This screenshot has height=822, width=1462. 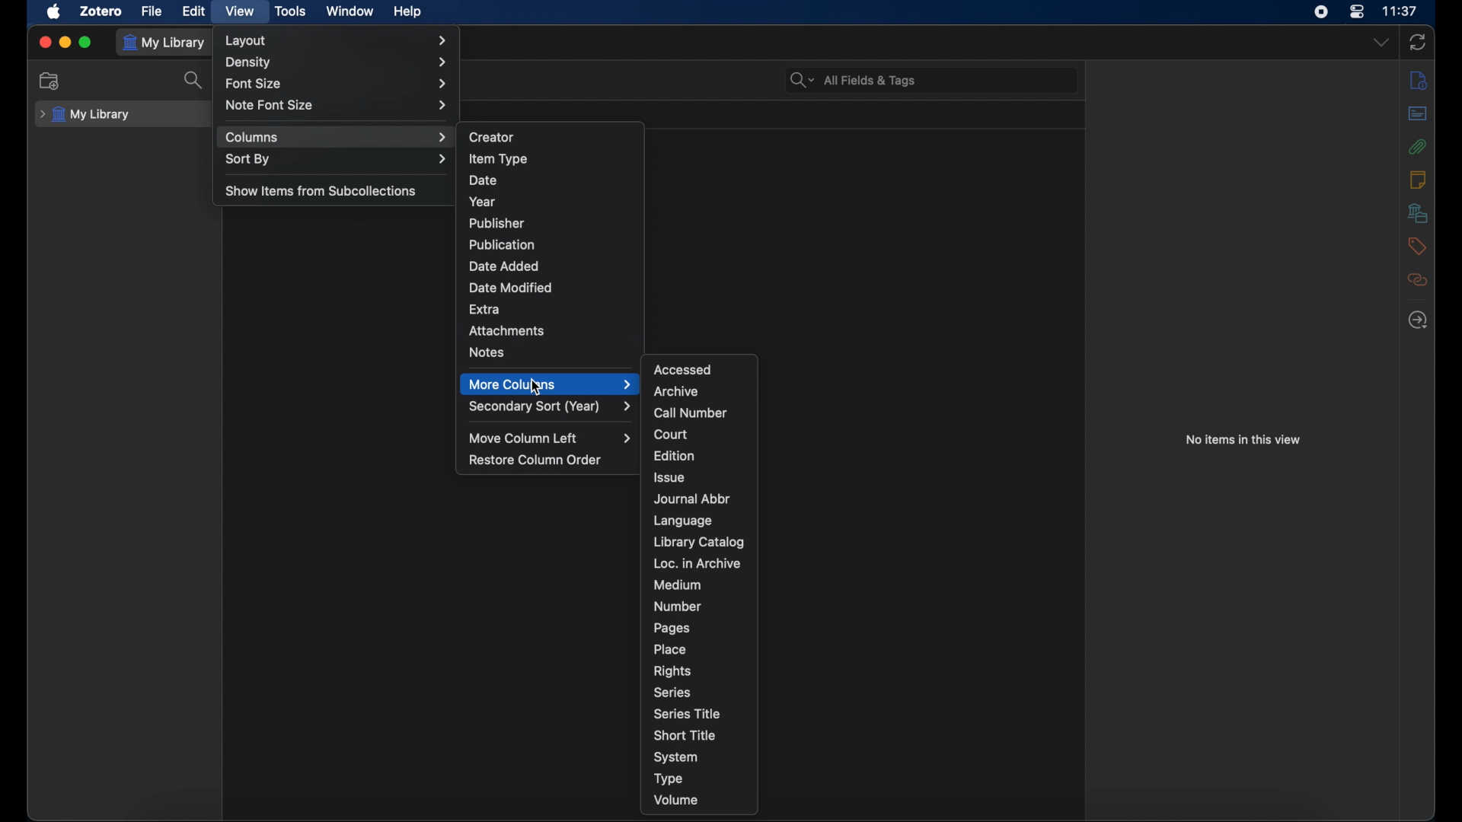 I want to click on restore column order, so click(x=535, y=460).